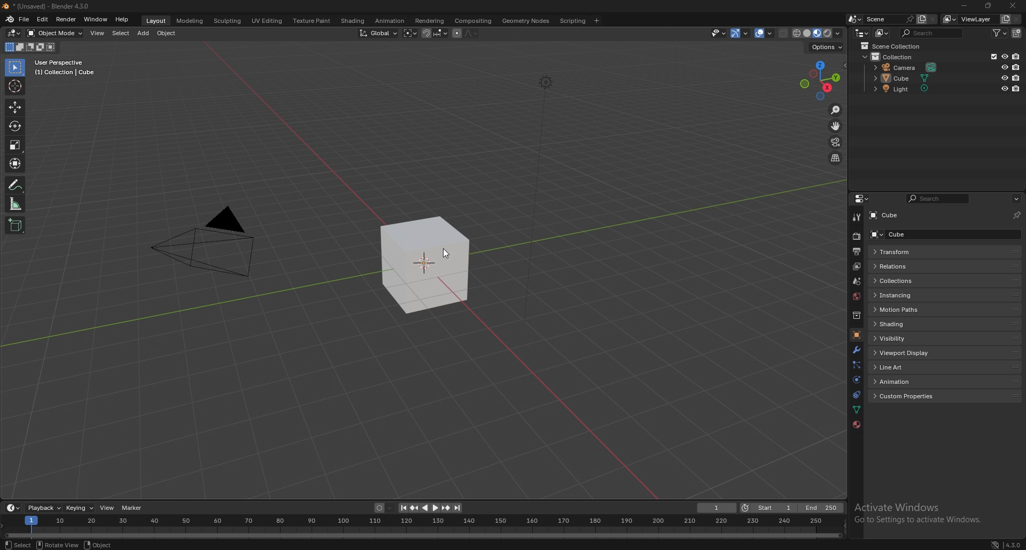 Image resolution: width=1026 pixels, height=550 pixels. What do you see at coordinates (931, 33) in the screenshot?
I see `search` at bounding box center [931, 33].